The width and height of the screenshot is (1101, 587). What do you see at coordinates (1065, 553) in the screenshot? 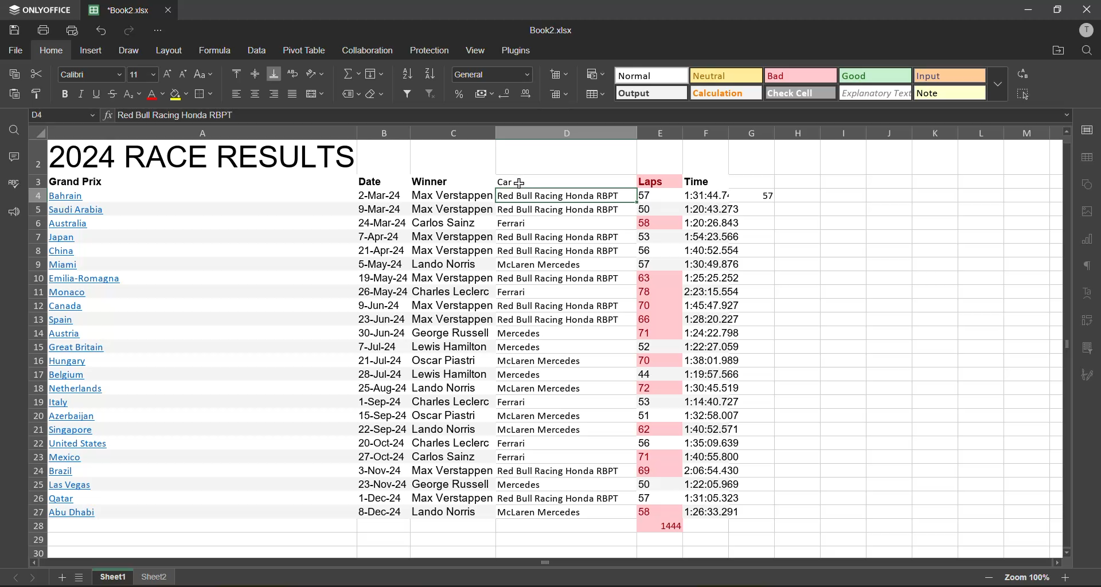
I see `Scroll down` at bounding box center [1065, 553].